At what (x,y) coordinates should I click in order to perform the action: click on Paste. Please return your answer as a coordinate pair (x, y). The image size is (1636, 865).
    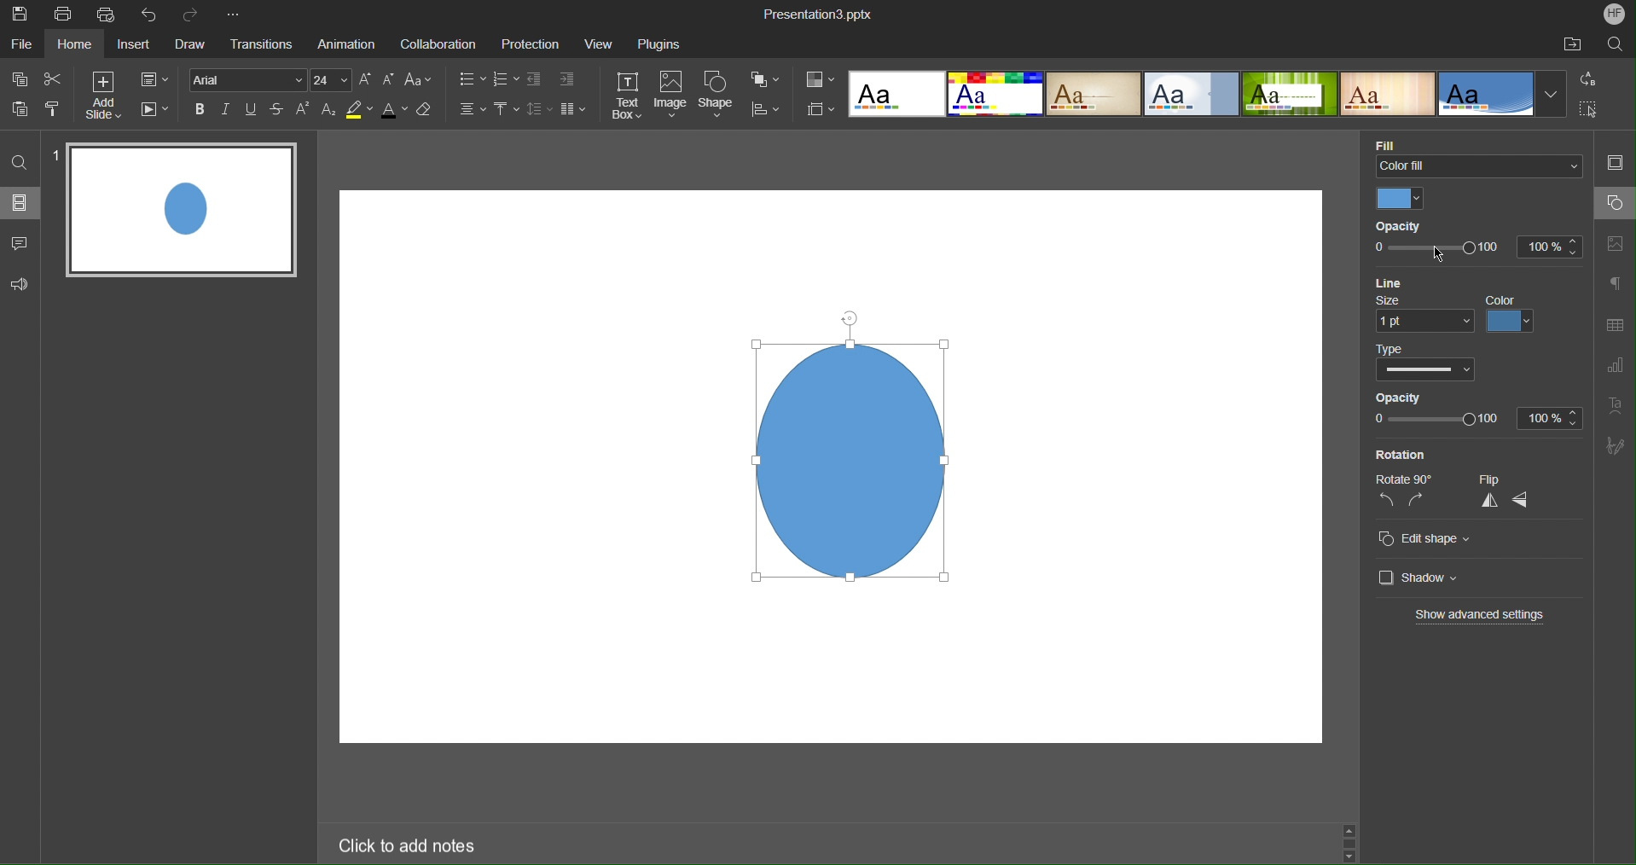
    Looking at the image, I should click on (22, 109).